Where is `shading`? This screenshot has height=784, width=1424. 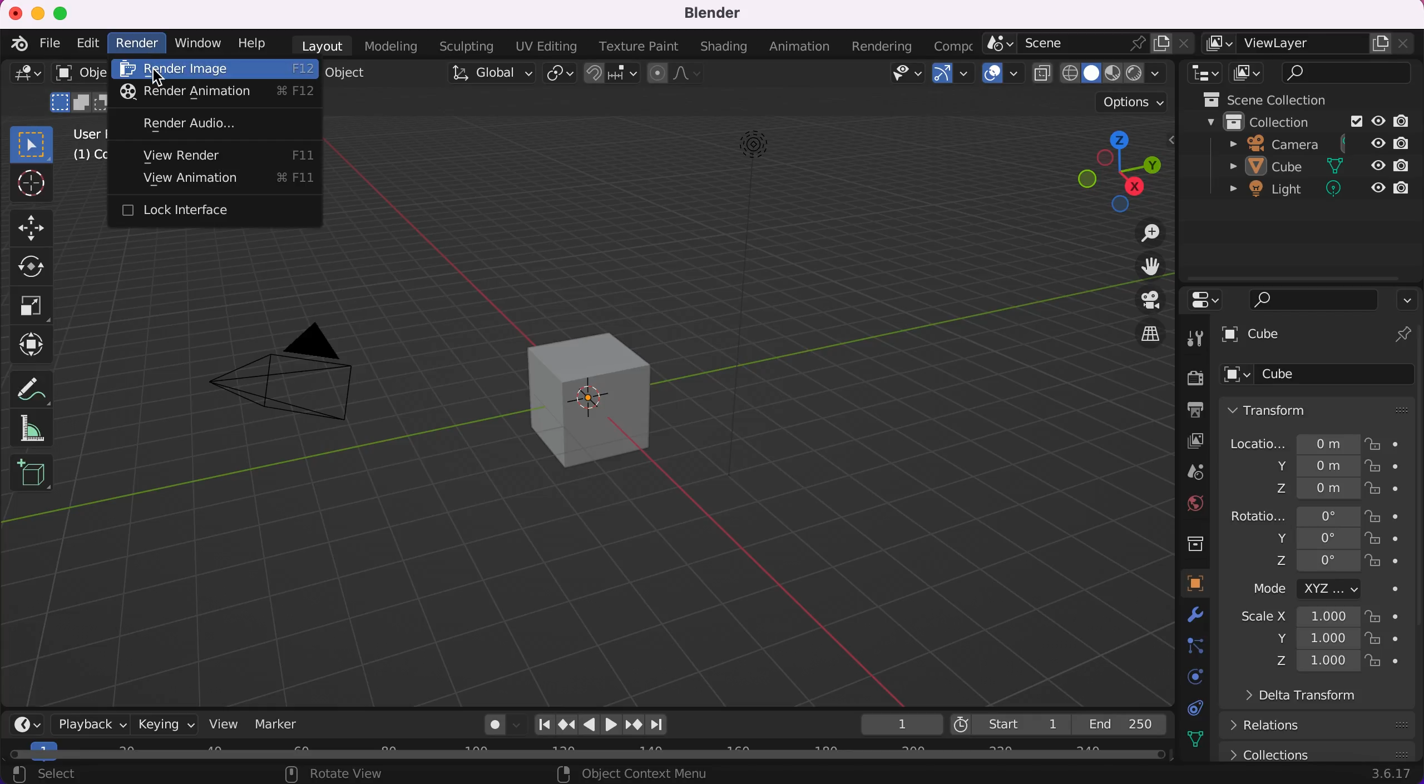
shading is located at coordinates (724, 46).